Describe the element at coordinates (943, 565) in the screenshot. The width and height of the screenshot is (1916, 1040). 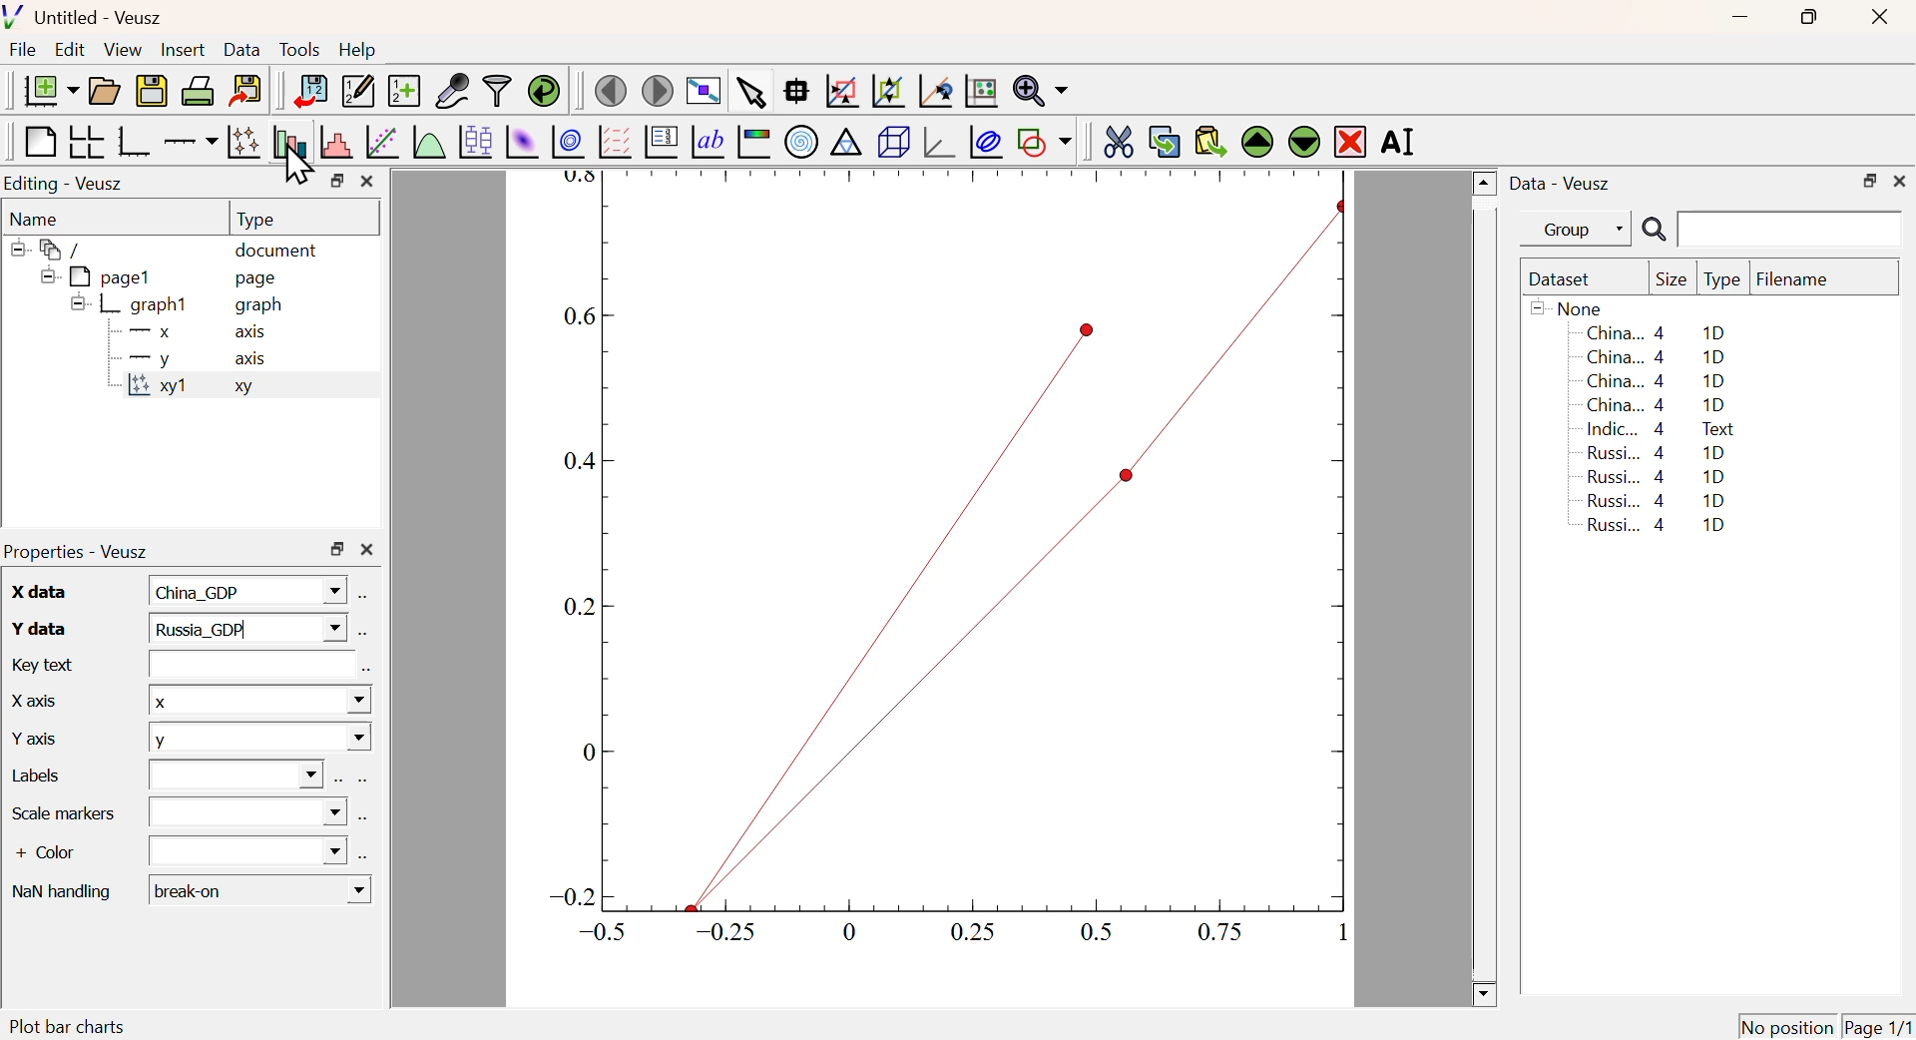
I see `Graph` at that location.